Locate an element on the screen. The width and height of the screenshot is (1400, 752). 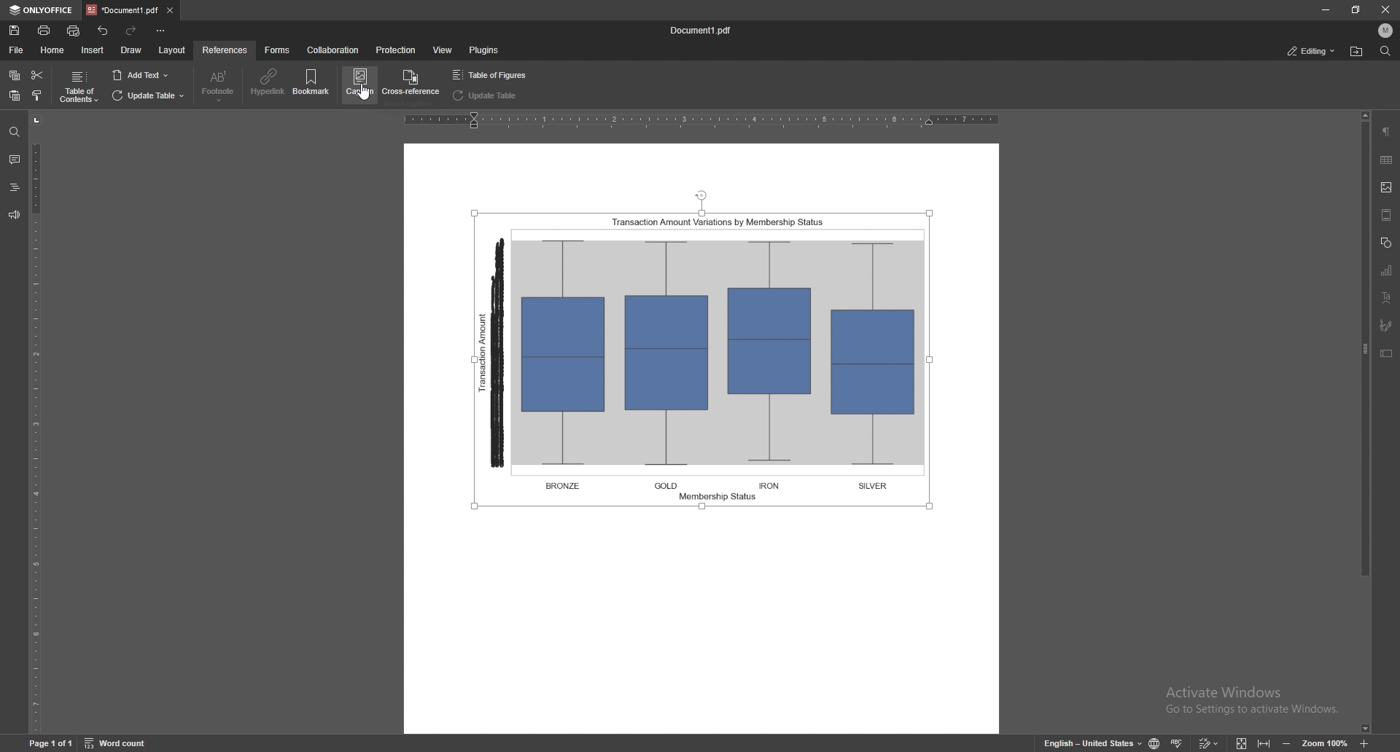
page is located at coordinates (50, 742).